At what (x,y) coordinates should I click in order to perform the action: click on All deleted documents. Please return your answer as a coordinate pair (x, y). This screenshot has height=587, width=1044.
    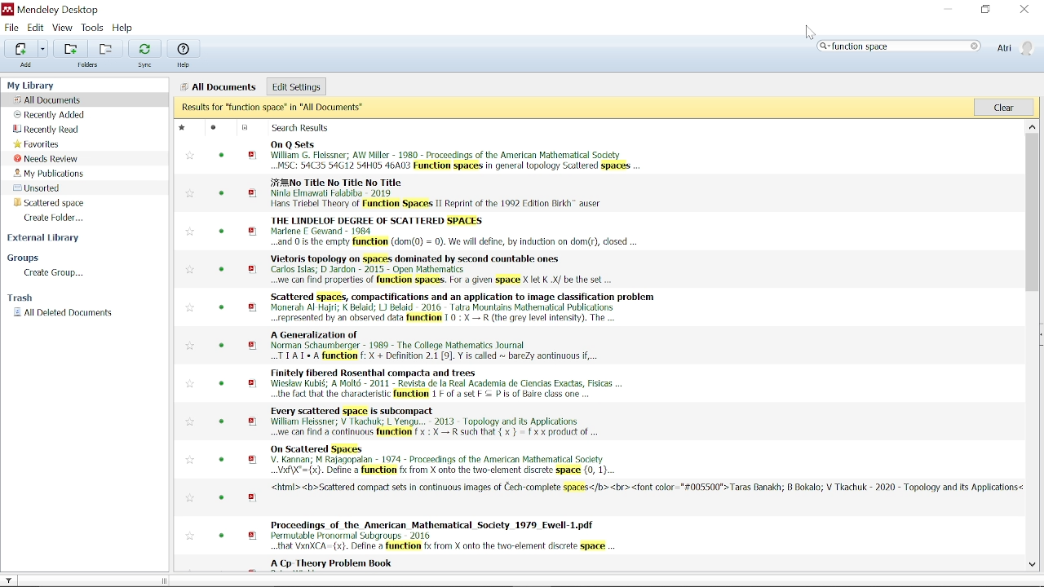
    Looking at the image, I should click on (73, 314).